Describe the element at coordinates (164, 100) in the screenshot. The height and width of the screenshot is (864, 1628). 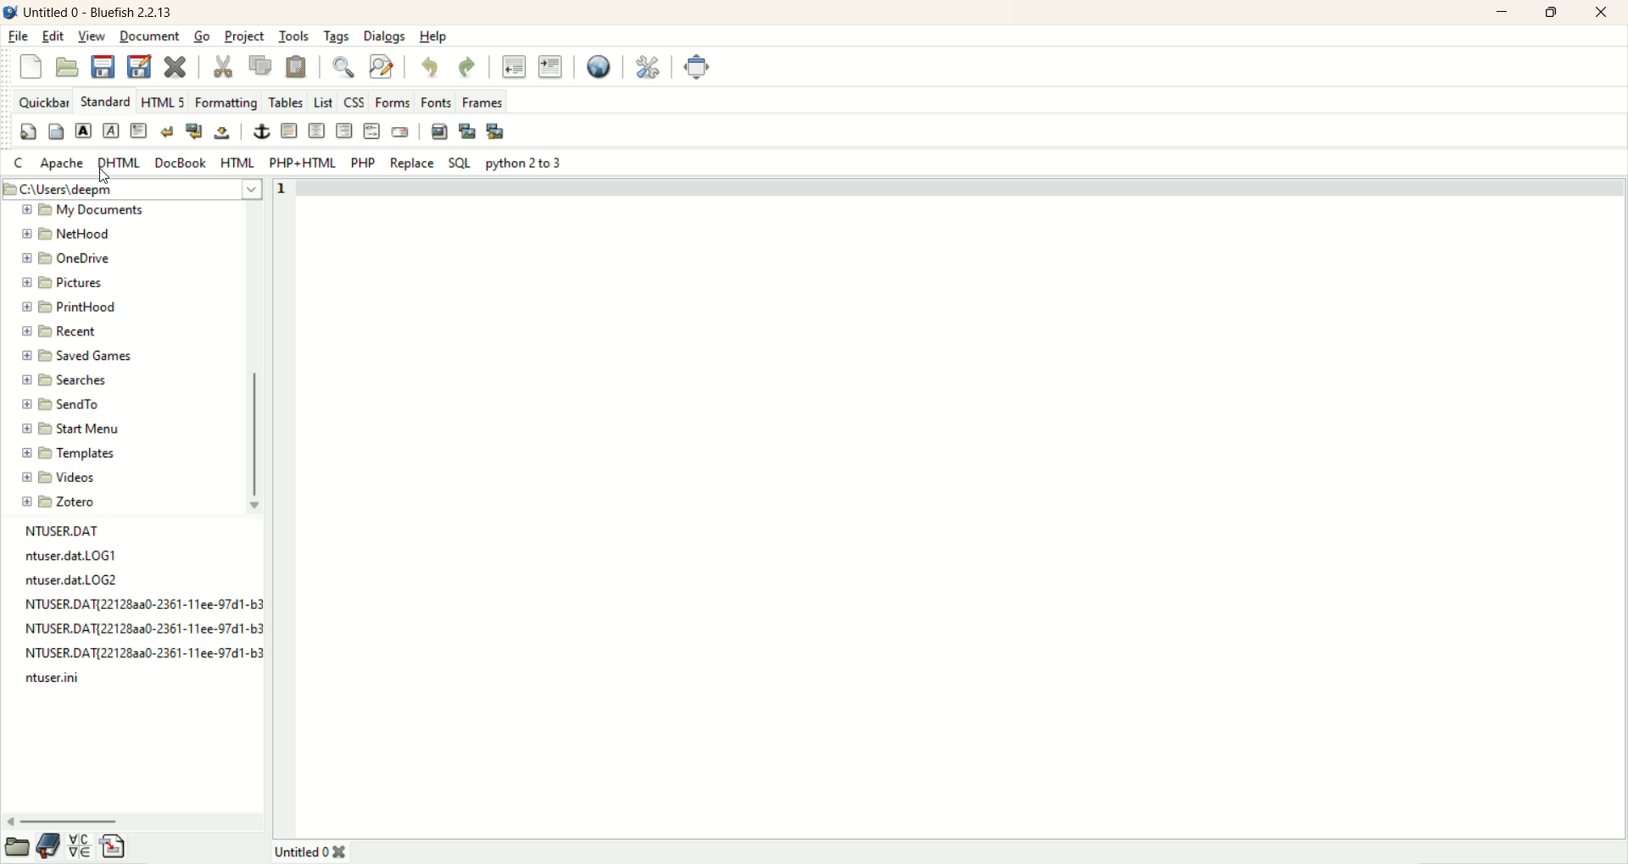
I see `HTML 5` at that location.